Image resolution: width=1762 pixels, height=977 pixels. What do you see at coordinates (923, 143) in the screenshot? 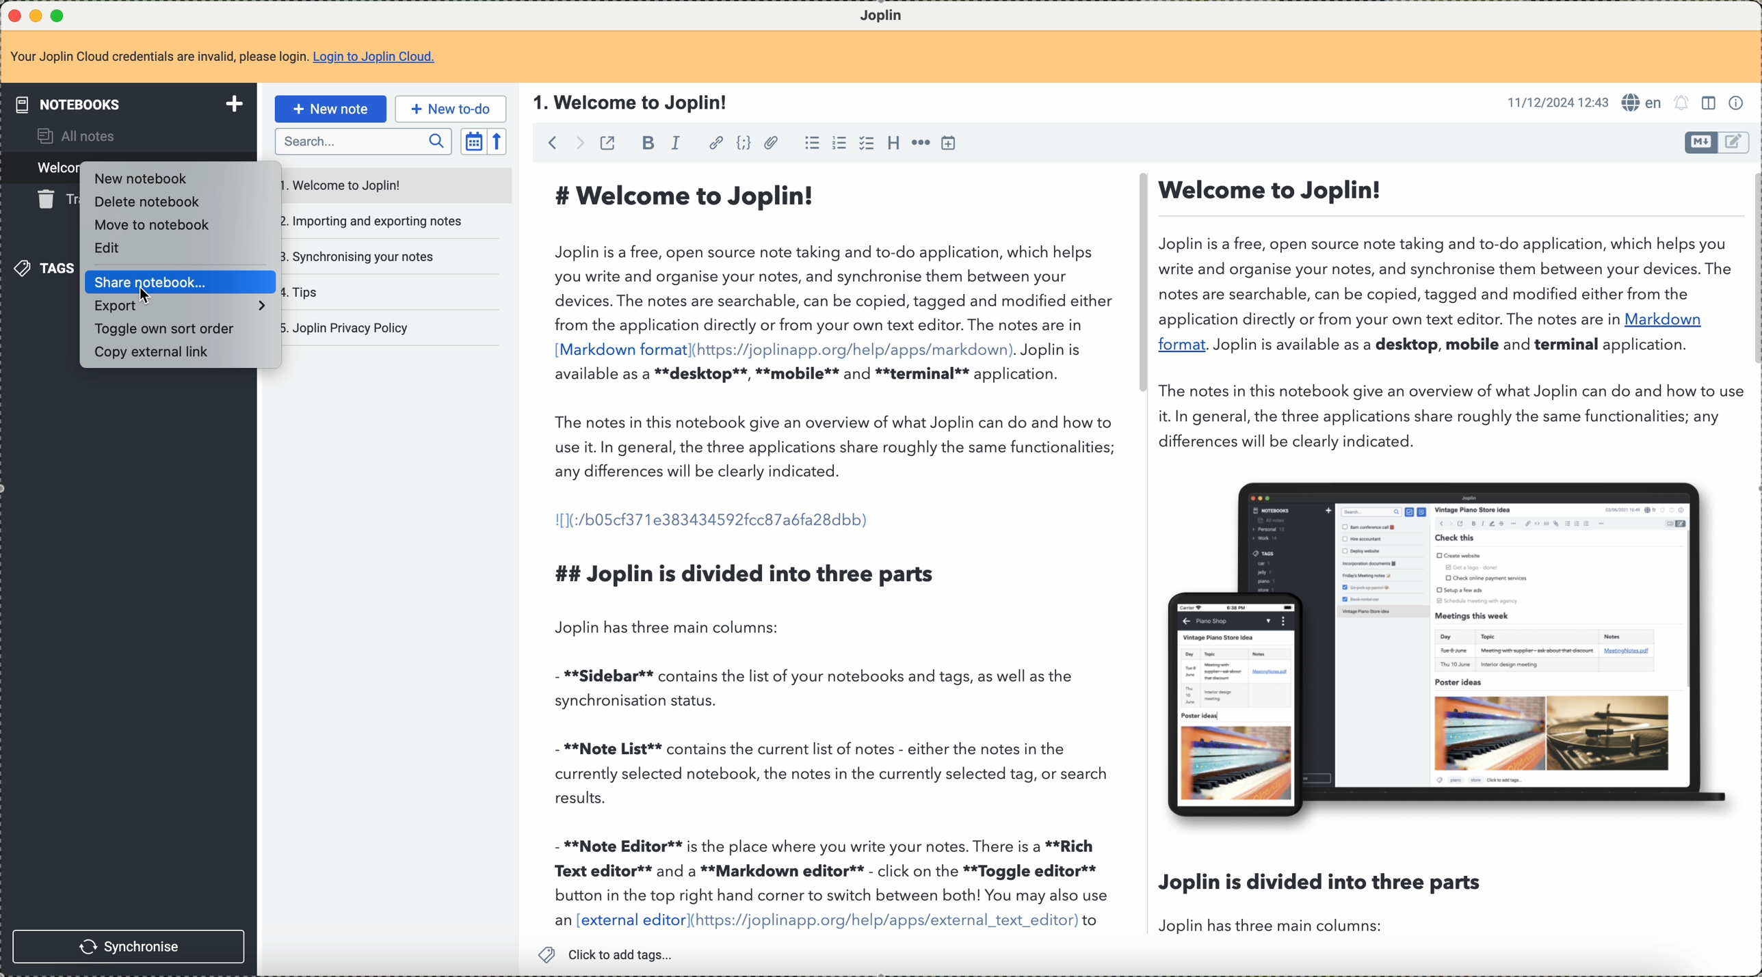
I see `horizontal rule` at bounding box center [923, 143].